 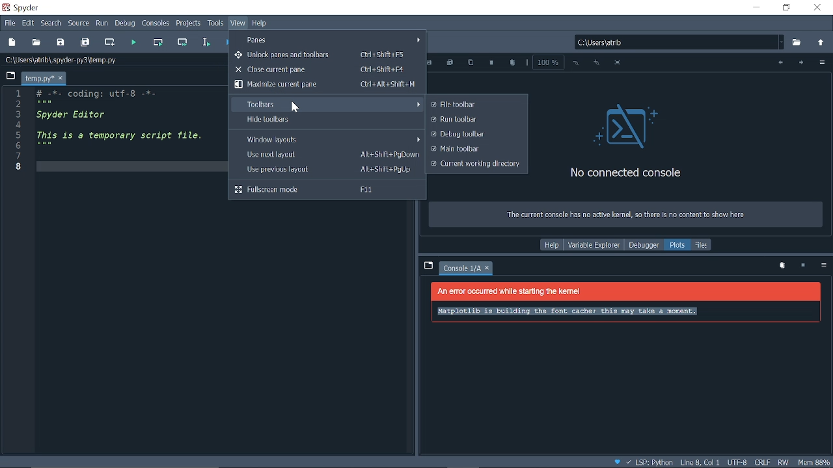 I want to click on Current tab, so click(x=38, y=78).